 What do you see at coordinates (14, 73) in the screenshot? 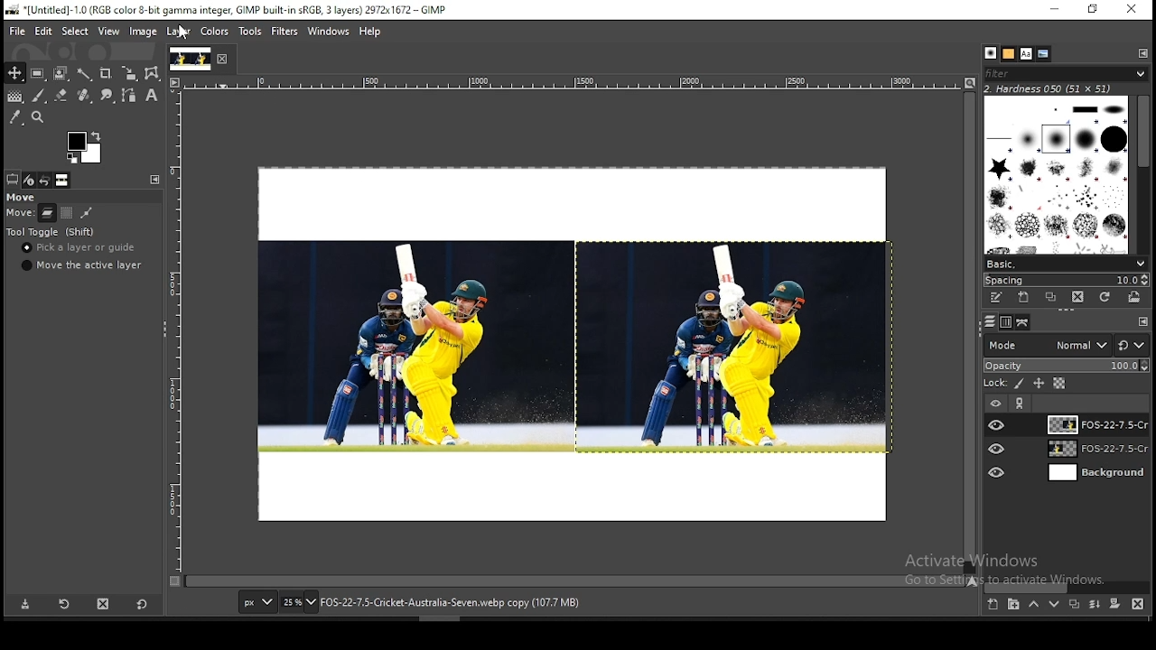
I see `move tool` at bounding box center [14, 73].